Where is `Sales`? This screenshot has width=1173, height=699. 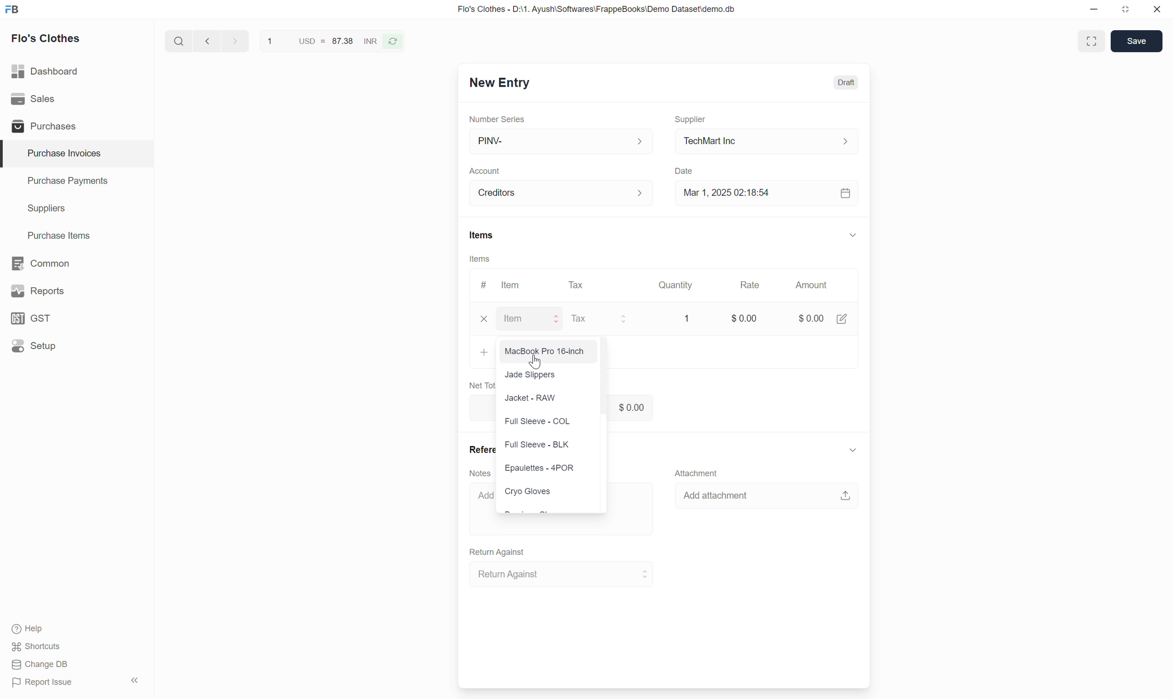 Sales is located at coordinates (76, 99).